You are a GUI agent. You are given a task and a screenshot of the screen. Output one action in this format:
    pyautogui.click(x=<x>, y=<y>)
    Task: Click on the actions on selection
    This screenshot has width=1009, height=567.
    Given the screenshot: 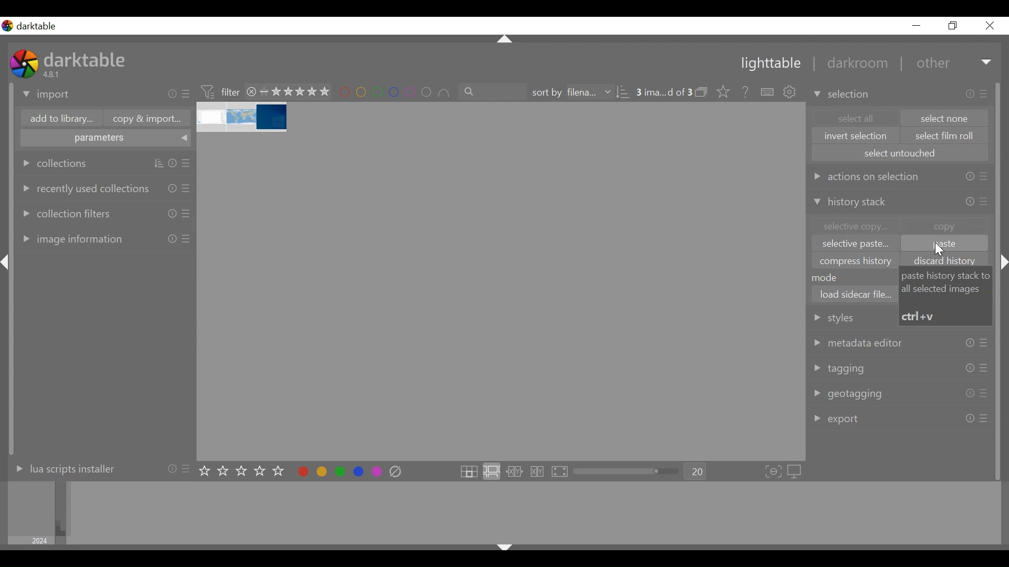 What is the action you would take?
    pyautogui.click(x=866, y=176)
    